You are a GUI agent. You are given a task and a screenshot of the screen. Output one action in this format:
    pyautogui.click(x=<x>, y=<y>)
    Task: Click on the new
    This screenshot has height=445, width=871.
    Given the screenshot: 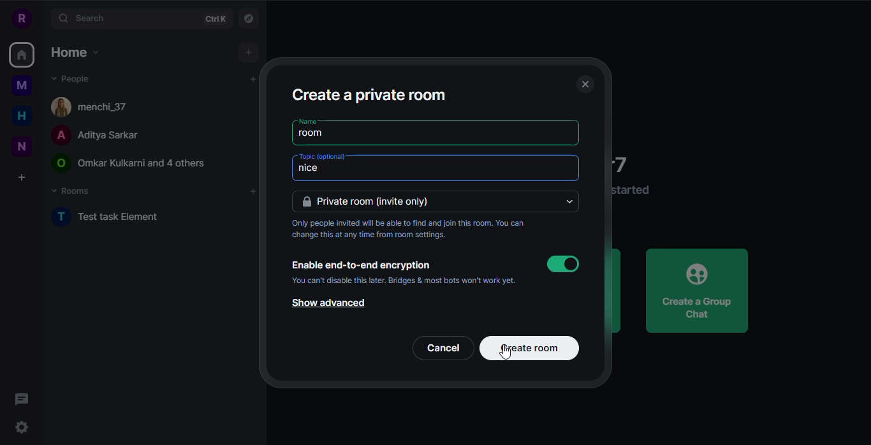 What is the action you would take?
    pyautogui.click(x=22, y=146)
    